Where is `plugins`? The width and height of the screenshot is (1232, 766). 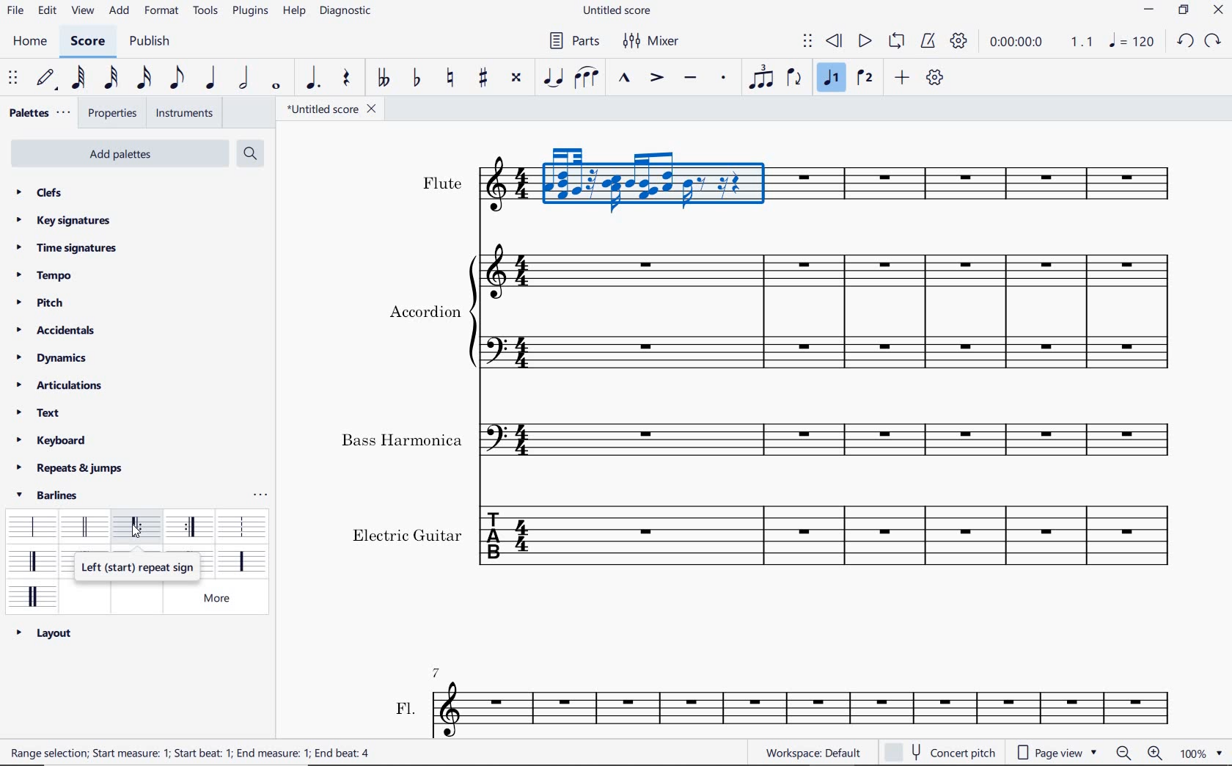
plugins is located at coordinates (249, 12).